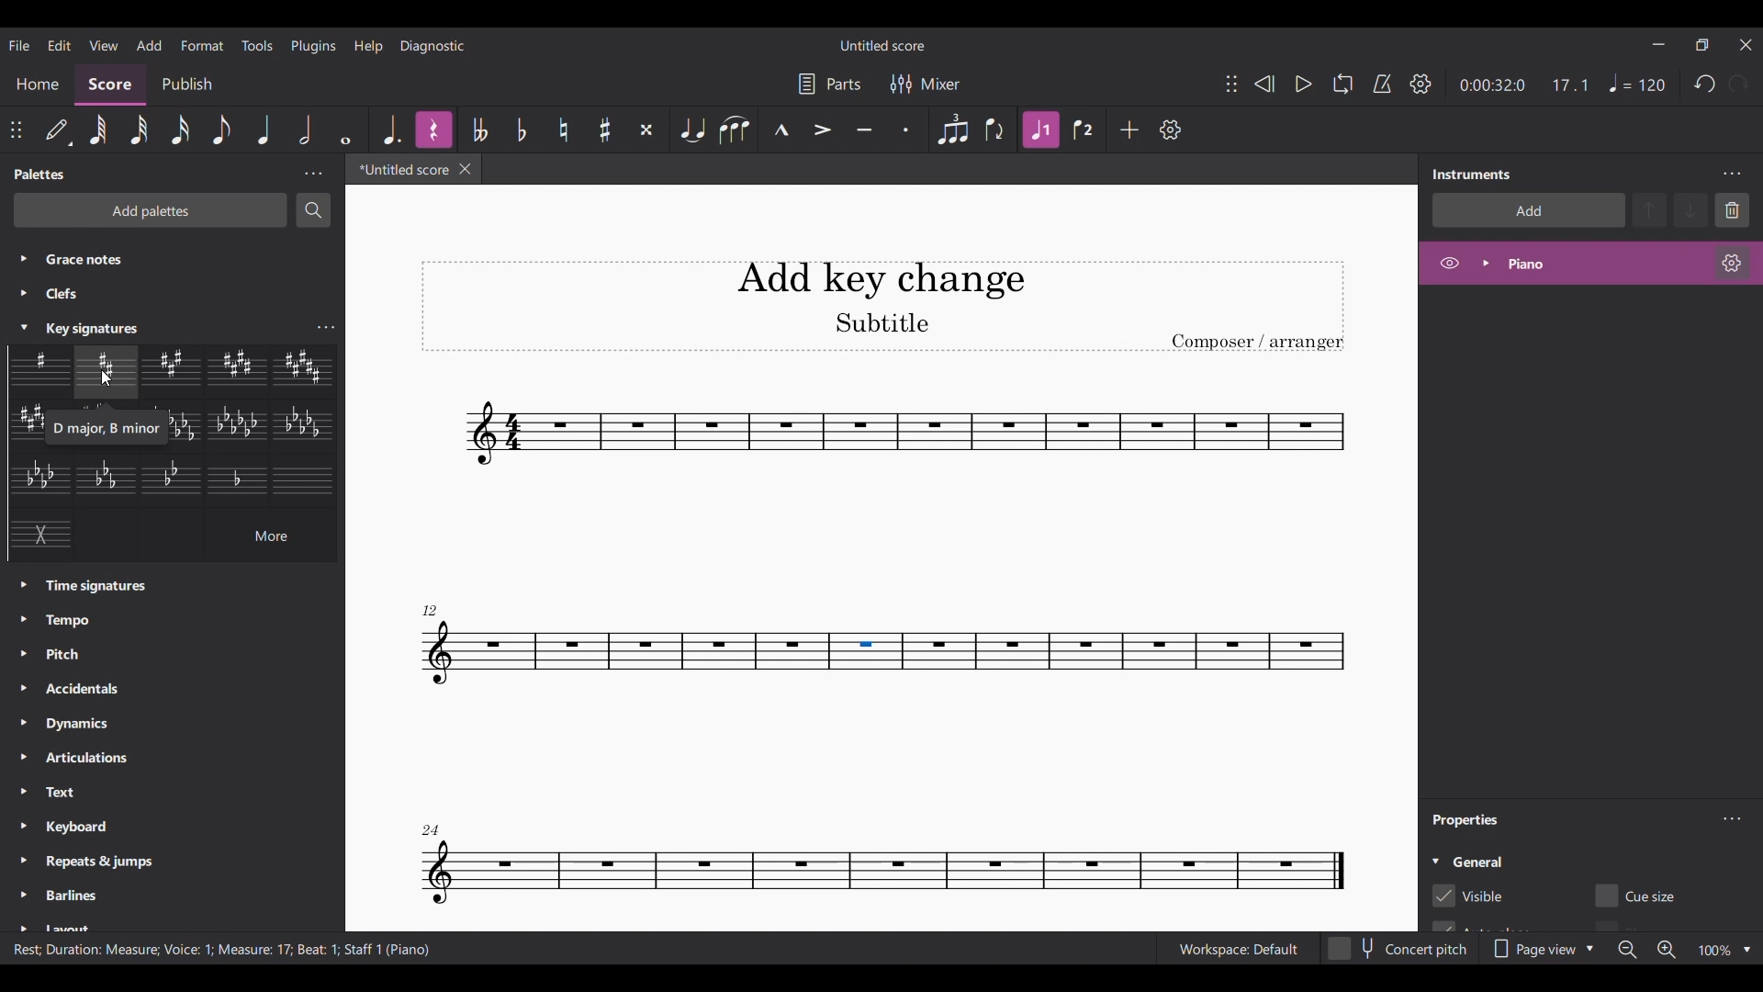 The width and height of the screenshot is (1763, 992). I want to click on Mixer, so click(924, 84).